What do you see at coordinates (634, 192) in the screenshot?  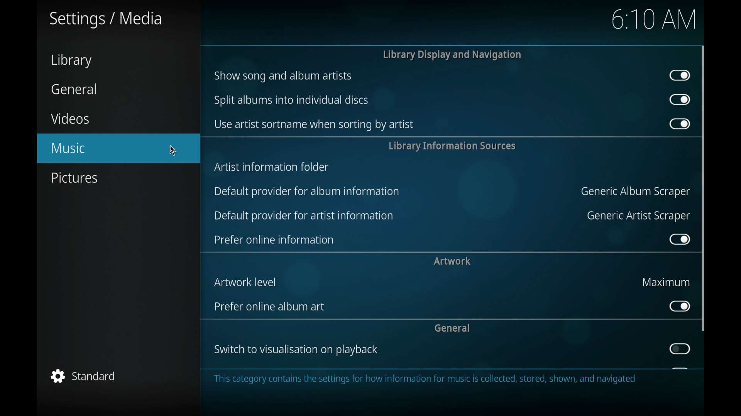 I see `generic album scraper` at bounding box center [634, 192].